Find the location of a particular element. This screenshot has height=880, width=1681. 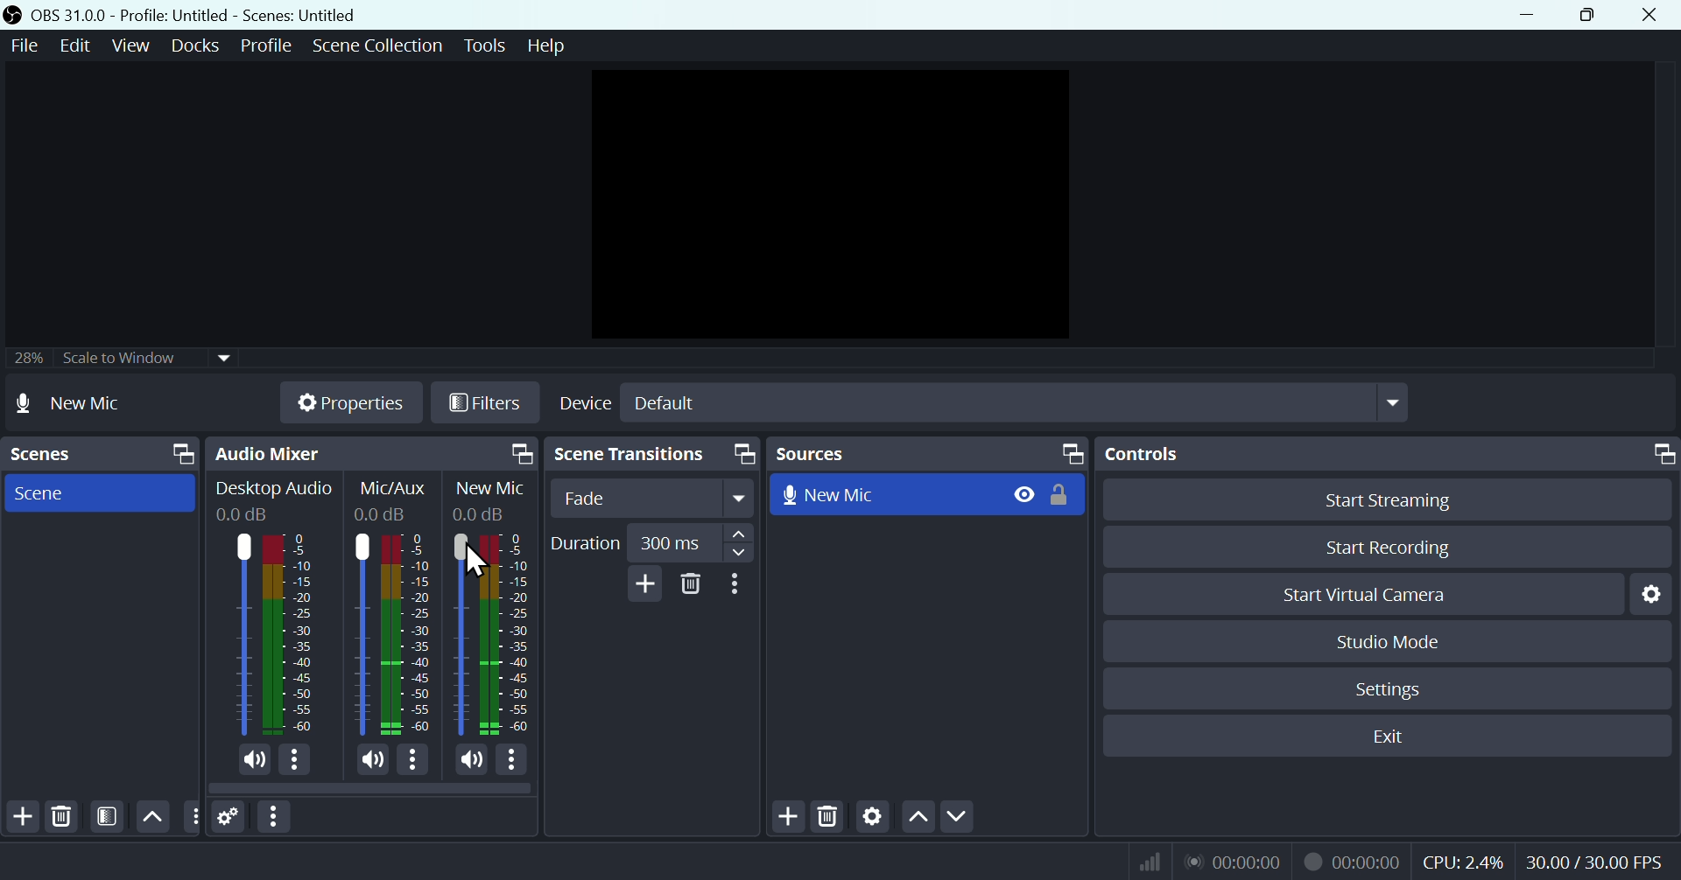

start Virtual camera is located at coordinates (1374, 595).